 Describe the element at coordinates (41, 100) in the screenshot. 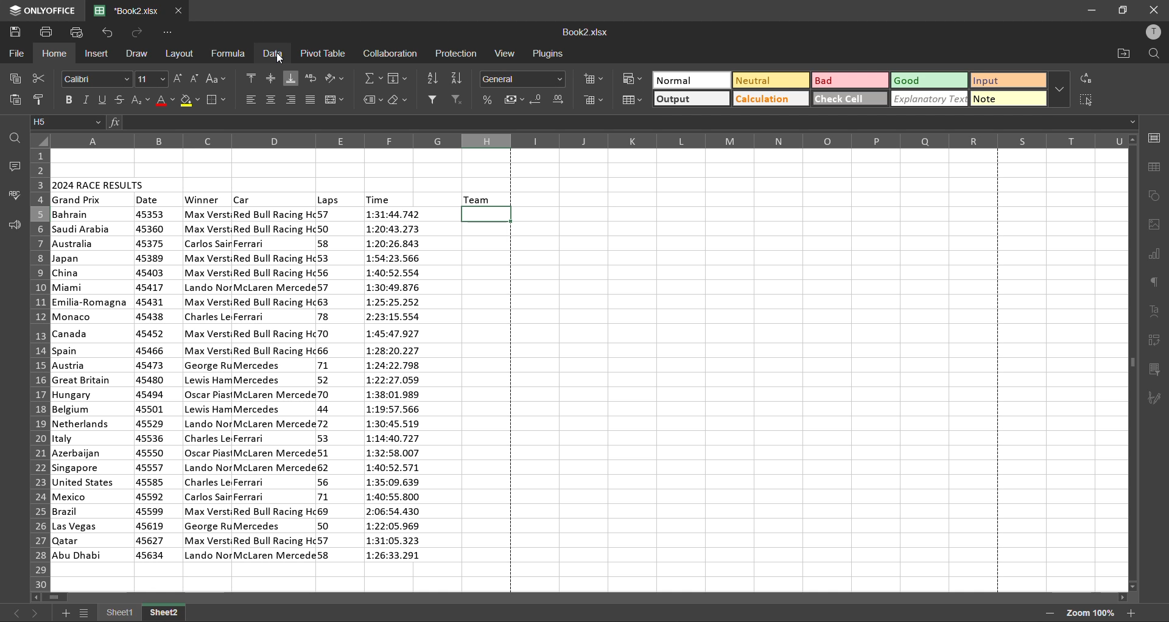

I see `copy style` at that location.